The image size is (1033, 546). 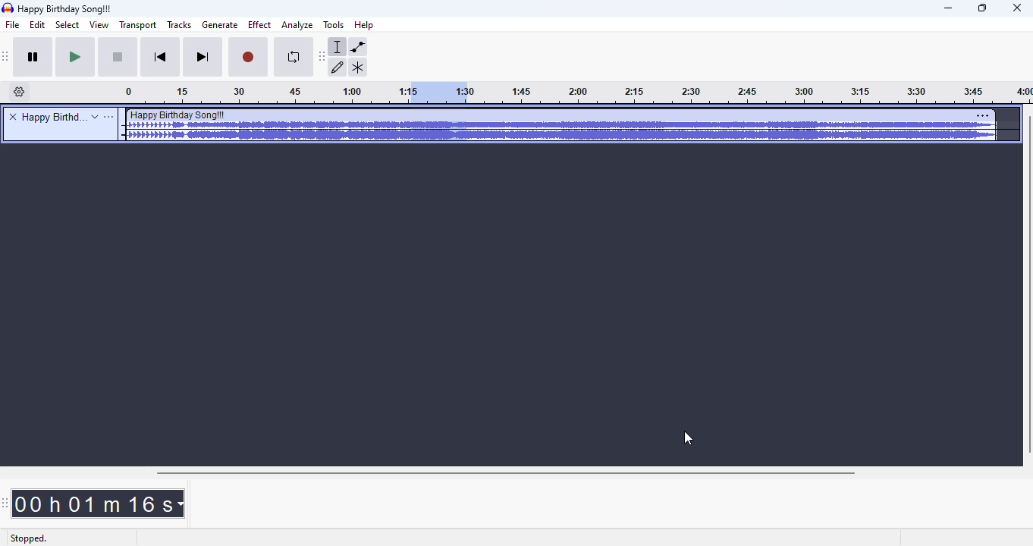 I want to click on effect, so click(x=259, y=25).